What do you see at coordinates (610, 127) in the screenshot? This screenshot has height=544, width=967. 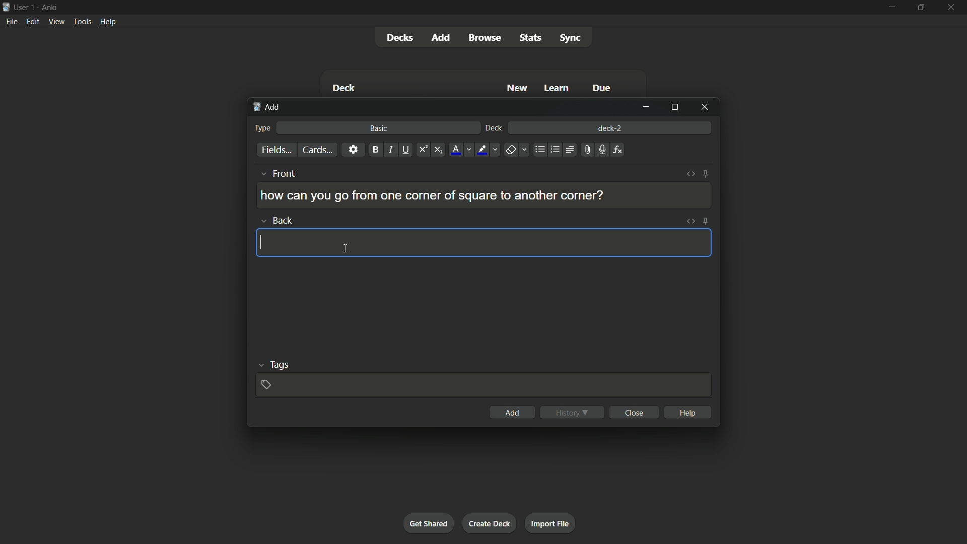 I see `deck-2` at bounding box center [610, 127].